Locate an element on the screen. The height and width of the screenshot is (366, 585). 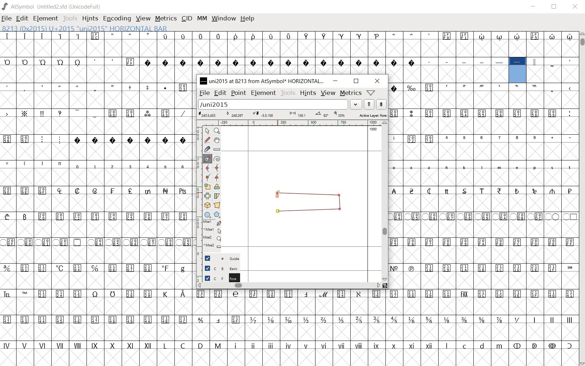
scale the selection is located at coordinates (207, 187).